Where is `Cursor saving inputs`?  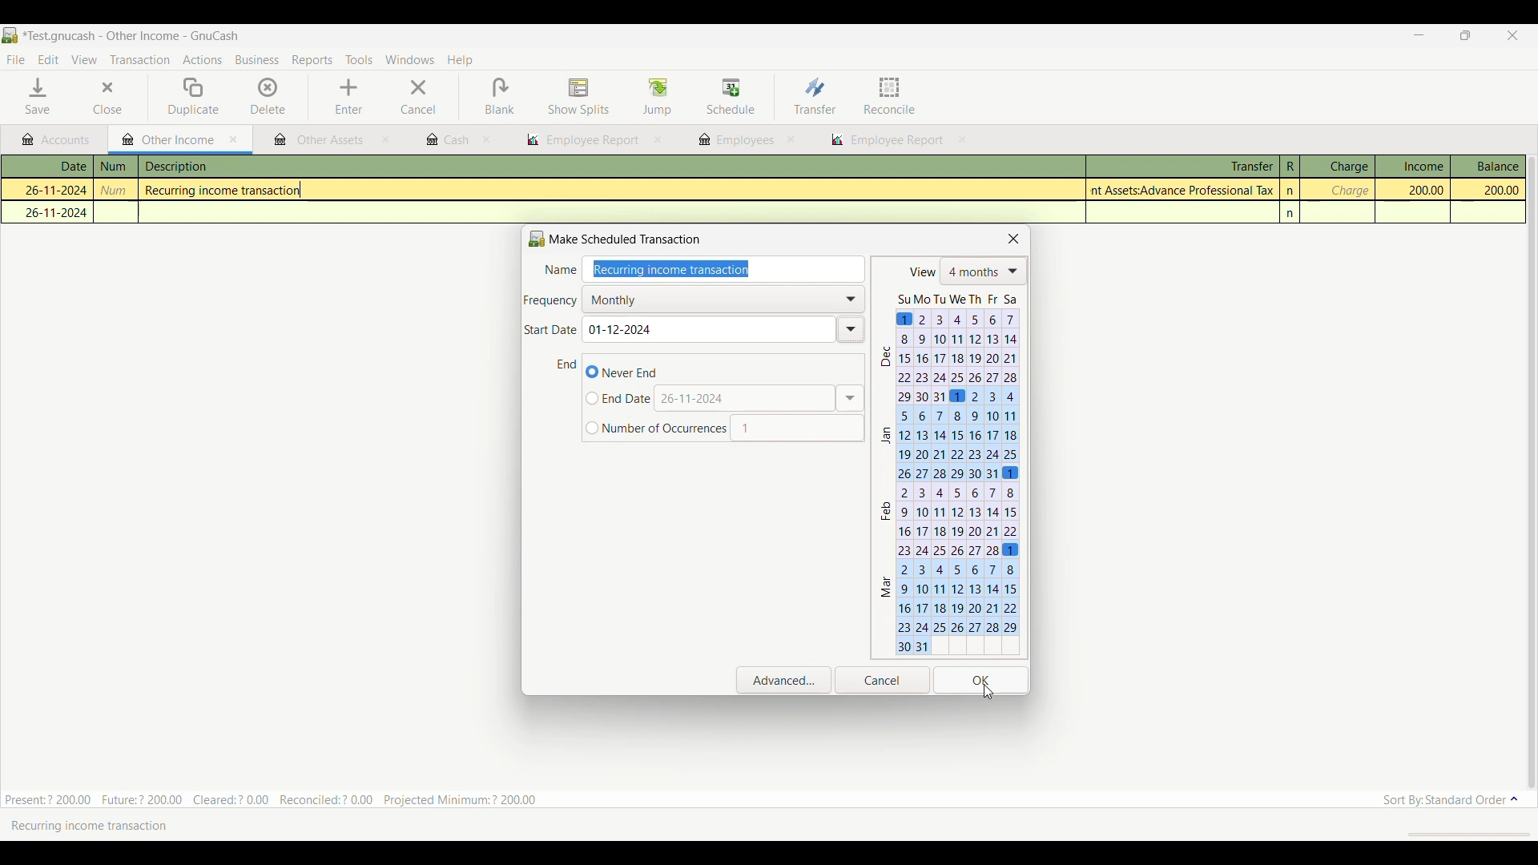
Cursor saving inputs is located at coordinates (988, 691).